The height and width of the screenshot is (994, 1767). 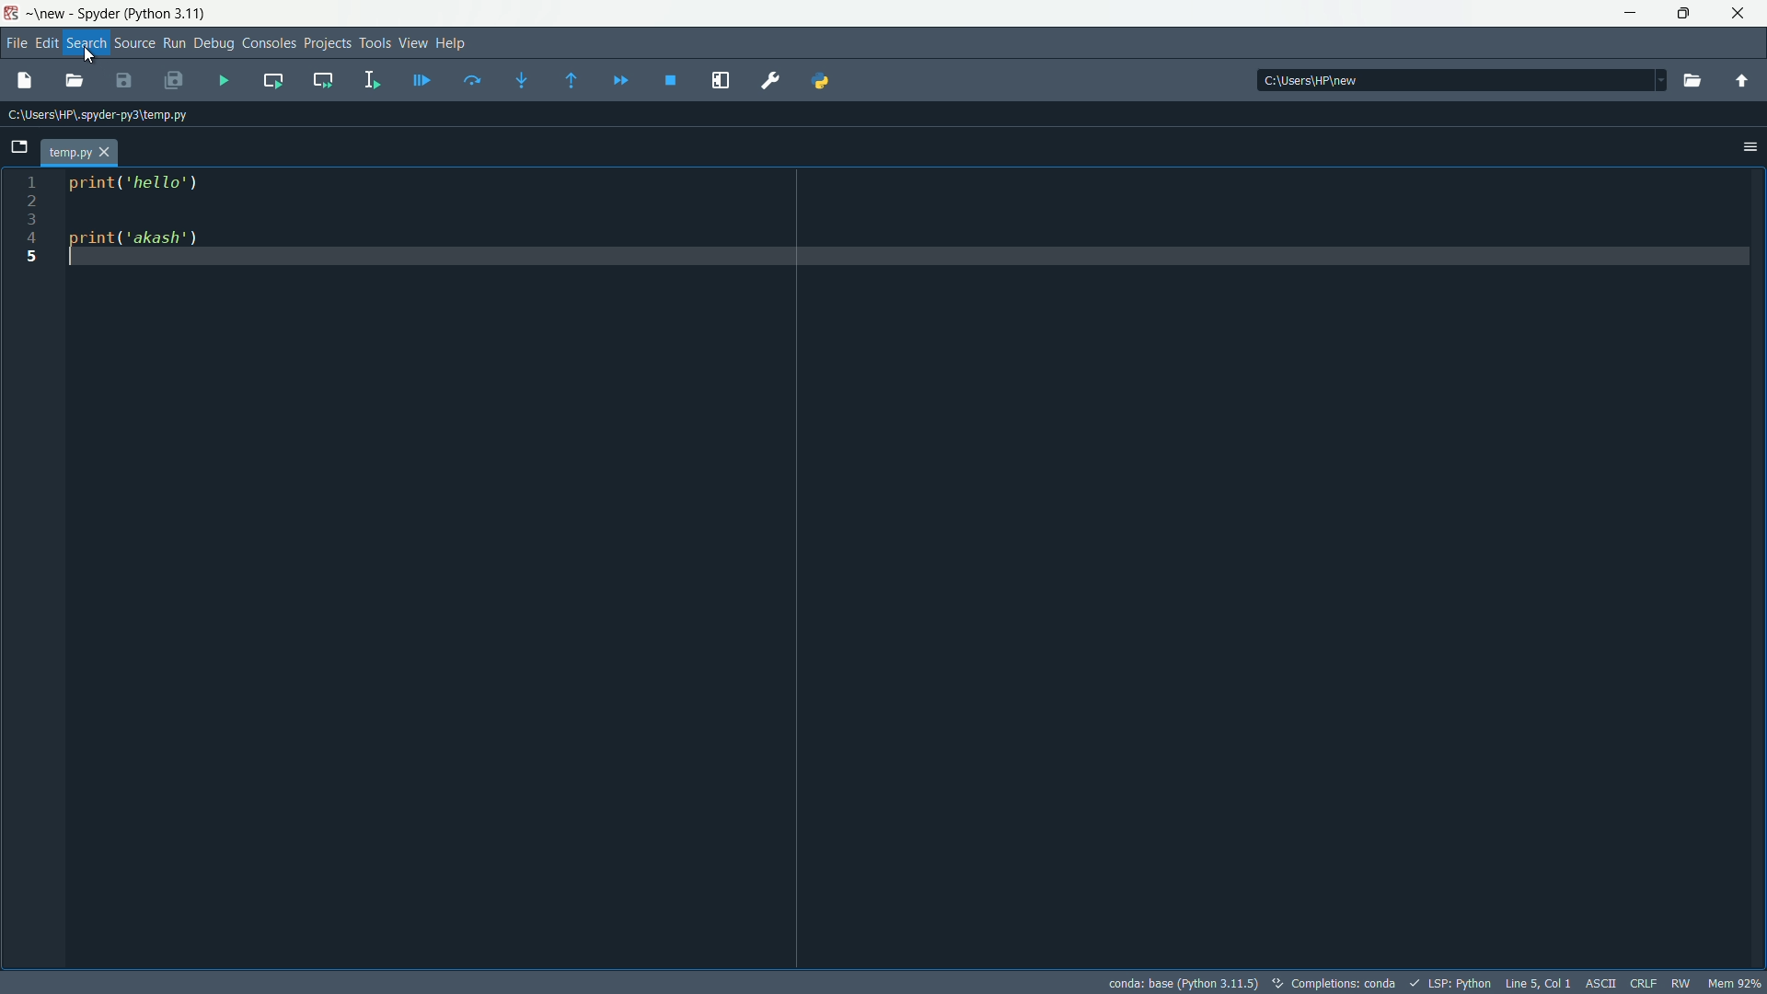 I want to click on ASCII, so click(x=1597, y=982).